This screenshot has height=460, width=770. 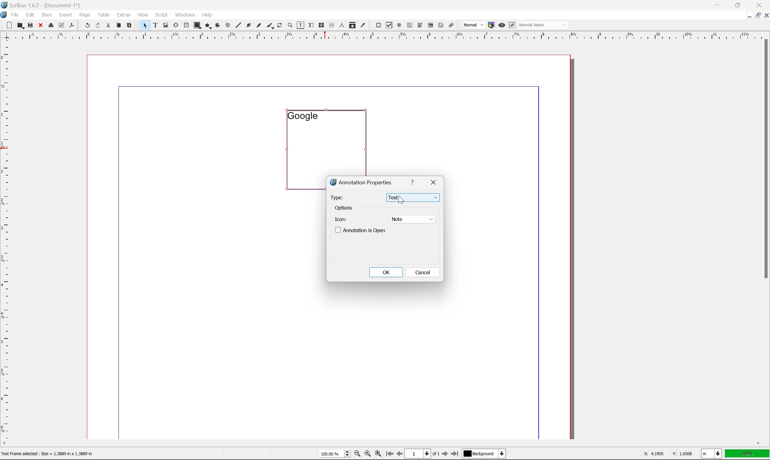 What do you see at coordinates (454, 454) in the screenshot?
I see `go to last page` at bounding box center [454, 454].